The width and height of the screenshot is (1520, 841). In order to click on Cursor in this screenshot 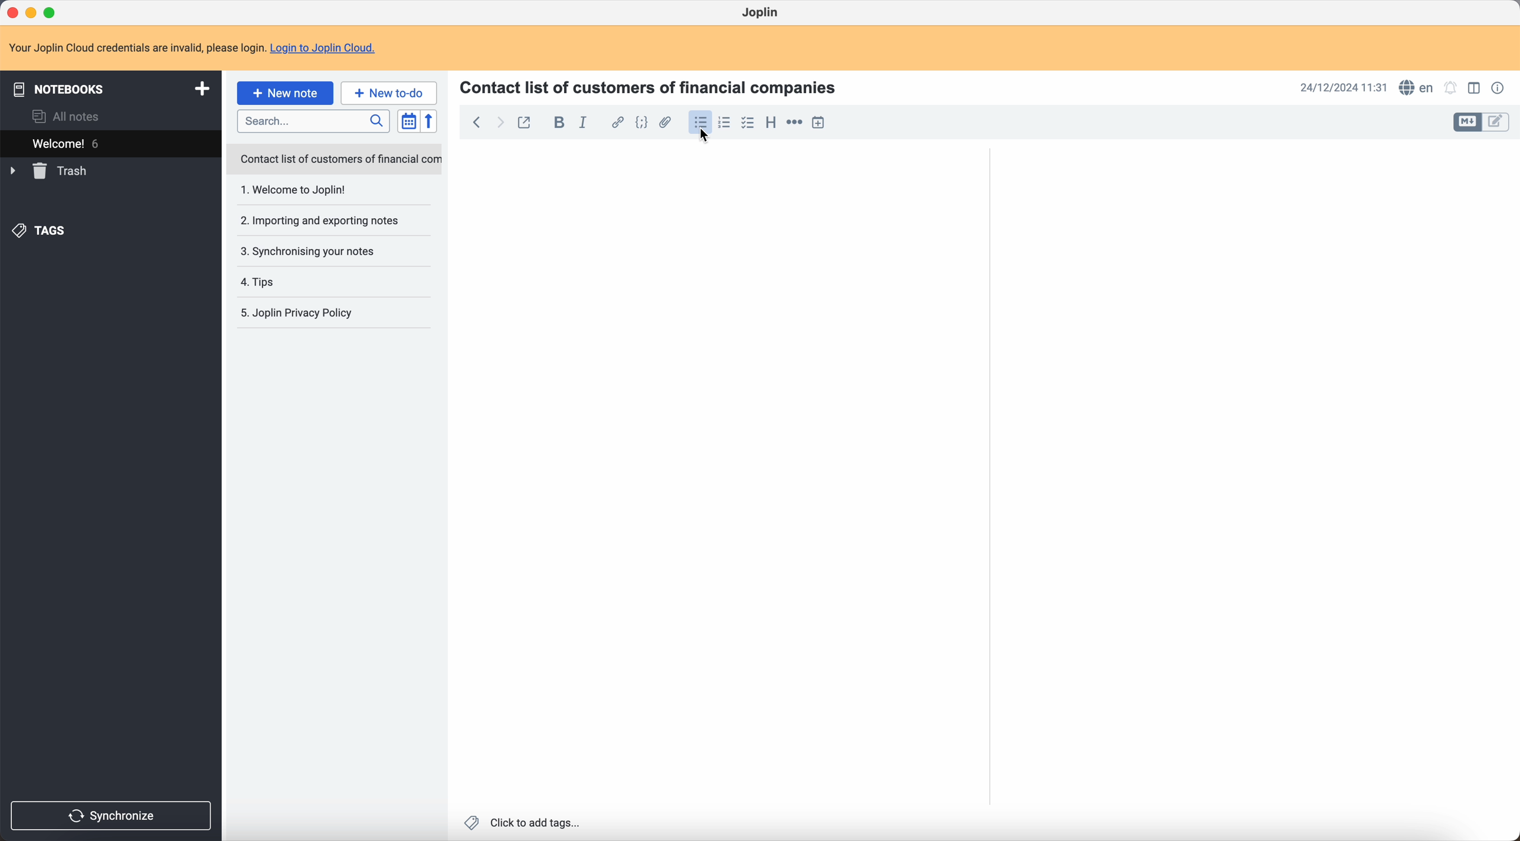, I will do `click(709, 137)`.